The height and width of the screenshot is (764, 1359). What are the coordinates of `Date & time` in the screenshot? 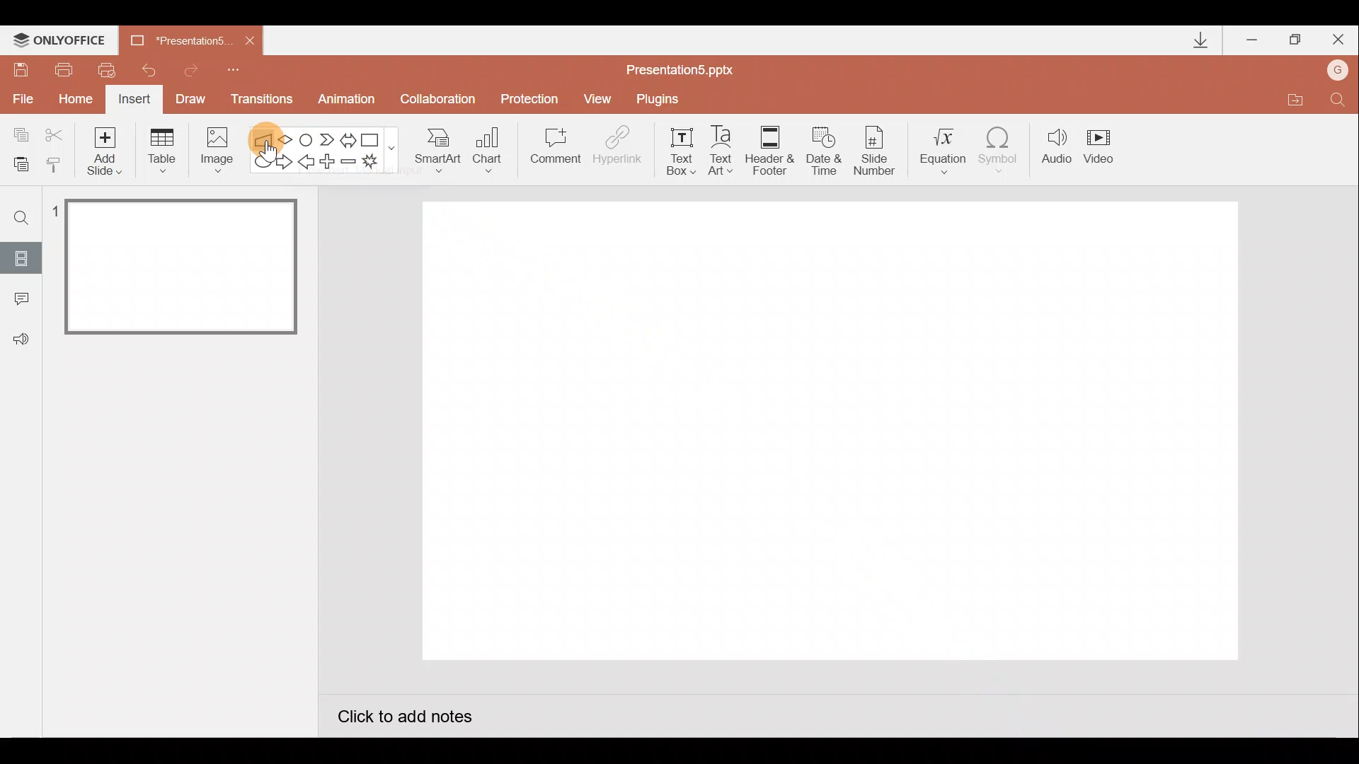 It's located at (822, 147).